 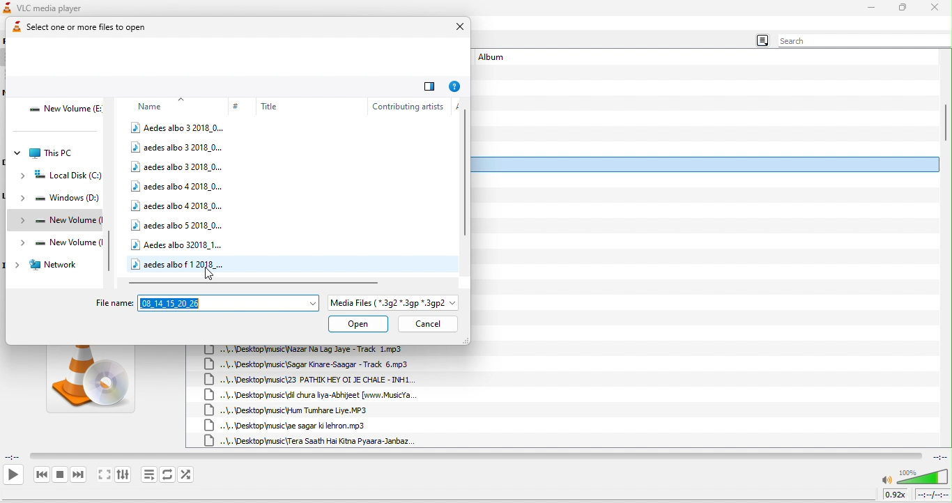 I want to click on contributing artists, so click(x=407, y=105).